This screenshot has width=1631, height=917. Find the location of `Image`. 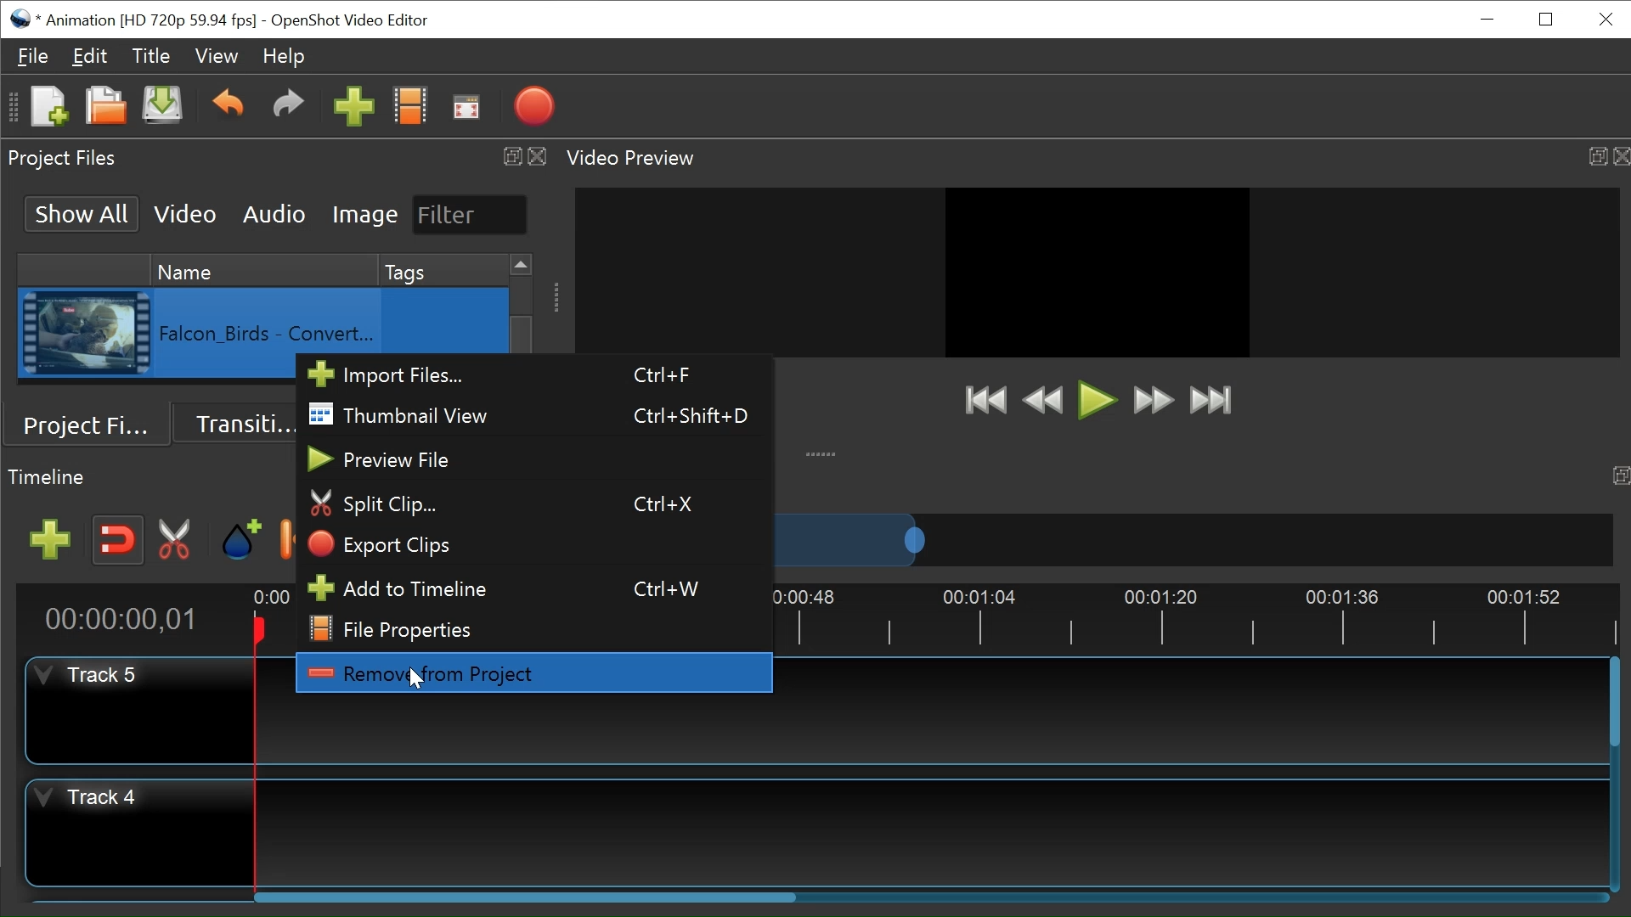

Image is located at coordinates (365, 214).